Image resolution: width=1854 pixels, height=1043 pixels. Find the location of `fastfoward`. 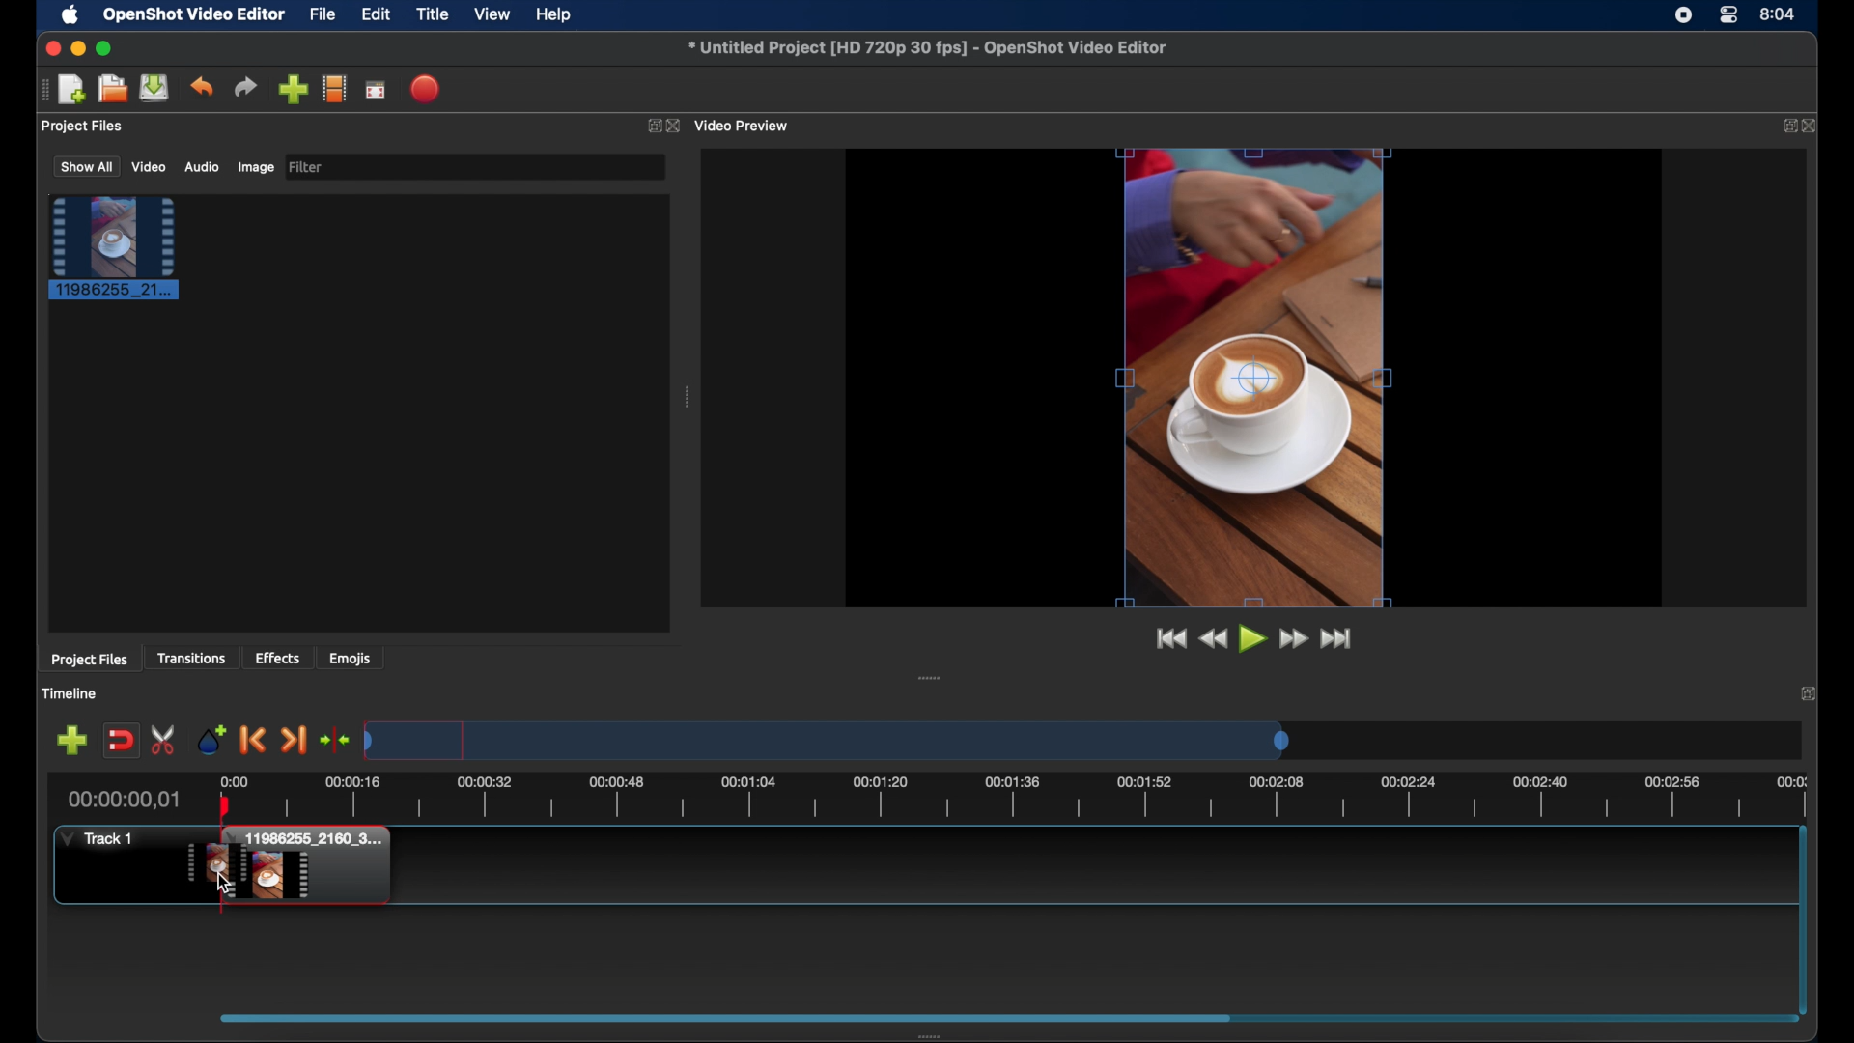

fastfoward is located at coordinates (1295, 638).